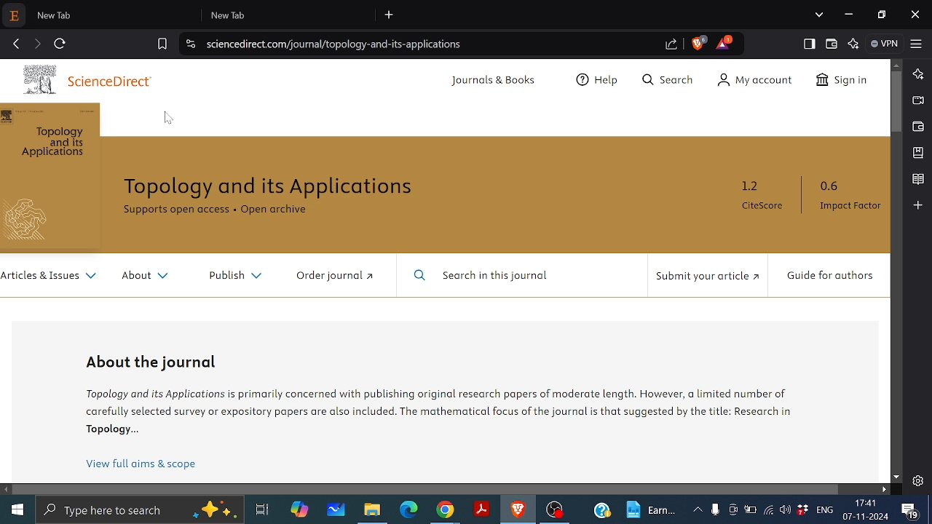 The height and width of the screenshot is (524, 932). I want to click on White board, so click(334, 510).